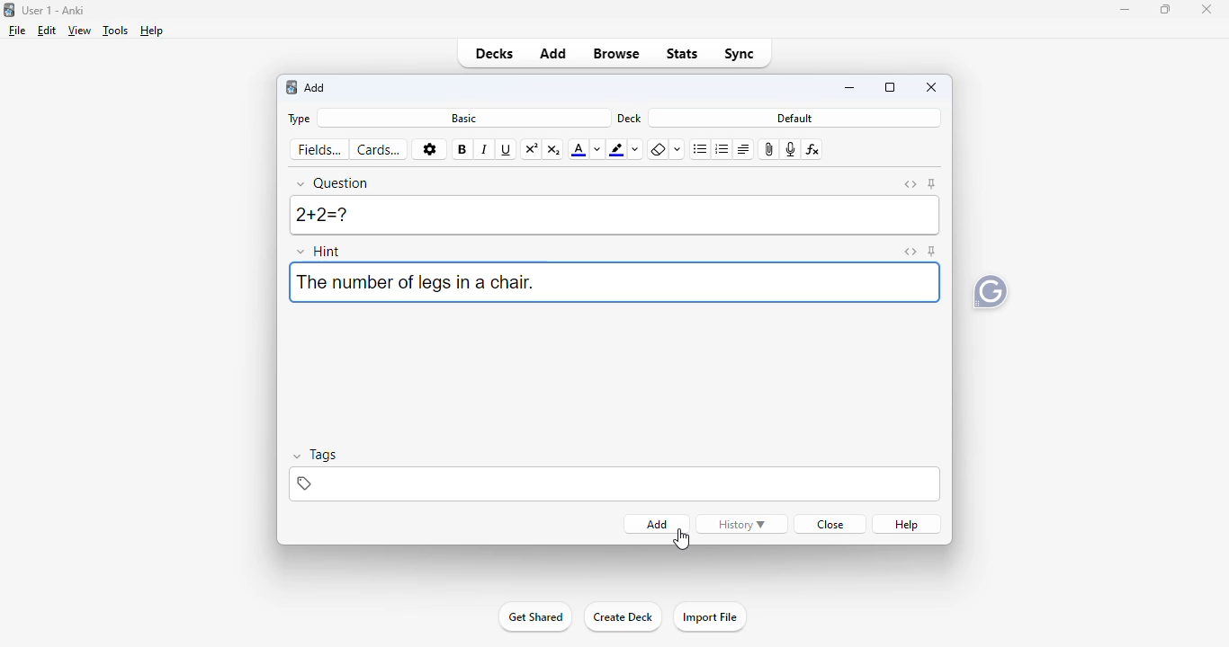 The image size is (1229, 647). Describe the element at coordinates (744, 149) in the screenshot. I see `alignment` at that location.